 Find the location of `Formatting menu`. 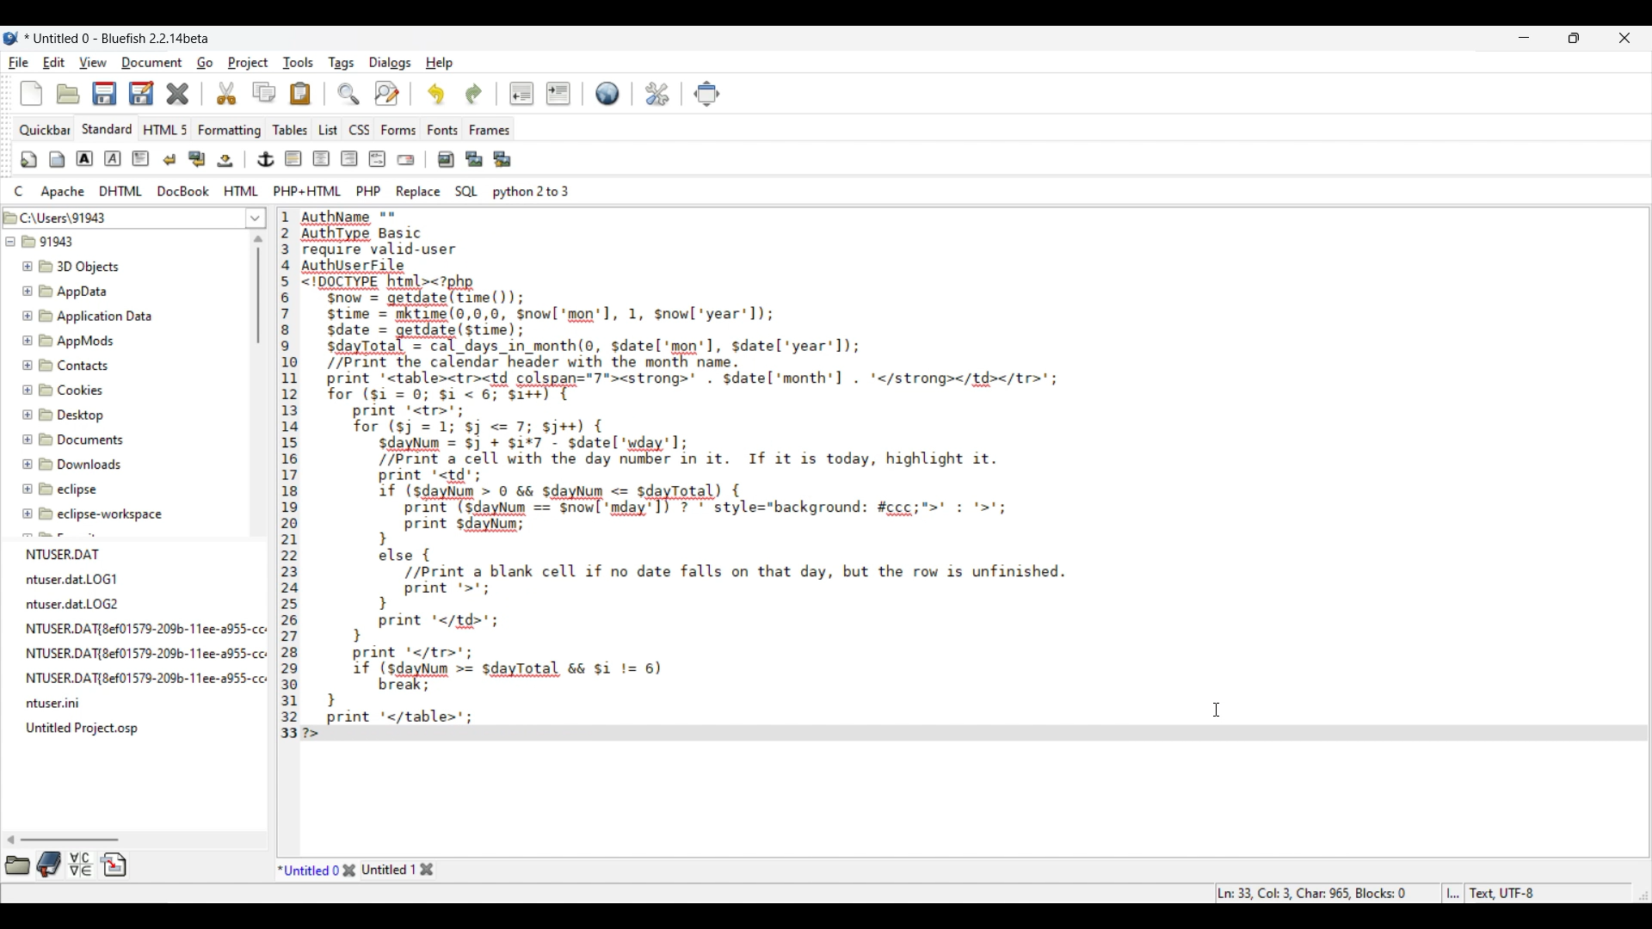

Formatting menu is located at coordinates (229, 131).